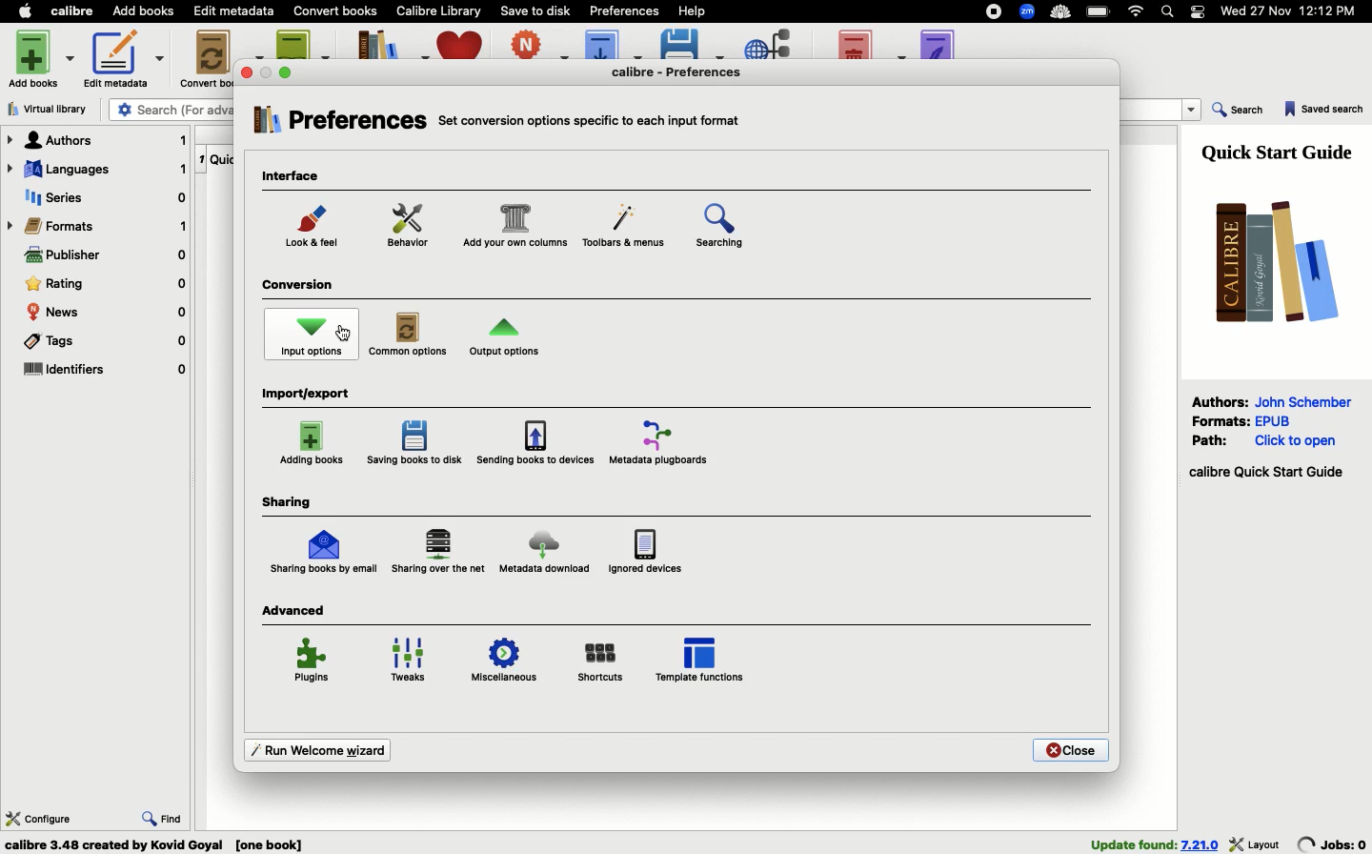  What do you see at coordinates (1213, 439) in the screenshot?
I see `Path` at bounding box center [1213, 439].